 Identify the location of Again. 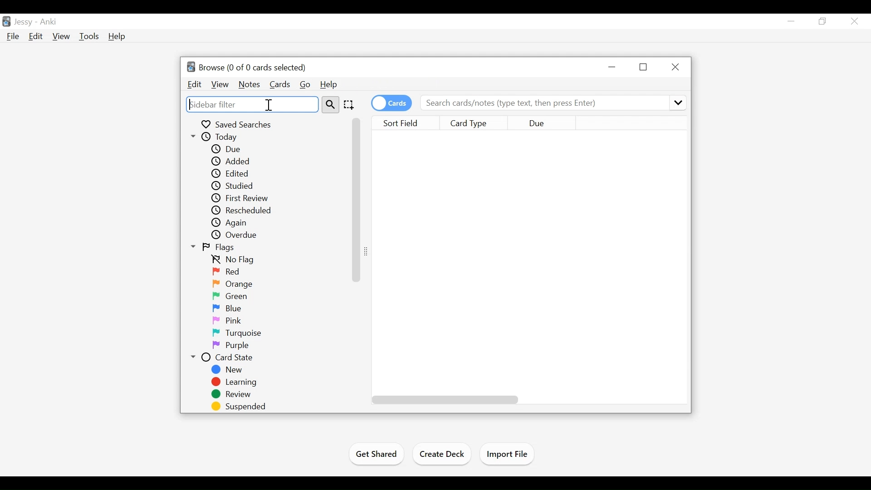
(232, 223).